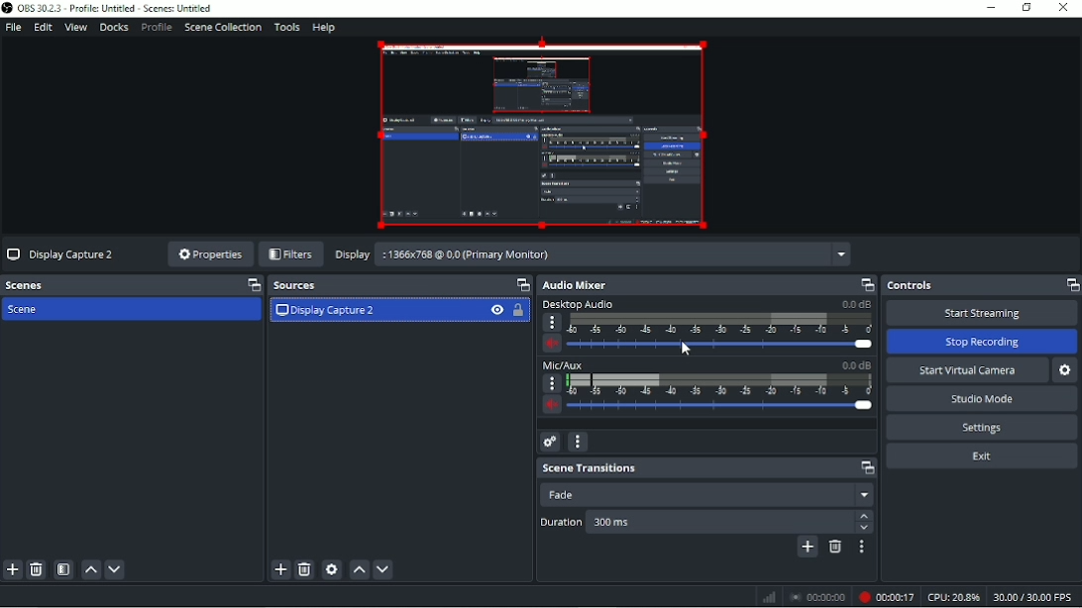  I want to click on CPU:22.6%, so click(952, 597).